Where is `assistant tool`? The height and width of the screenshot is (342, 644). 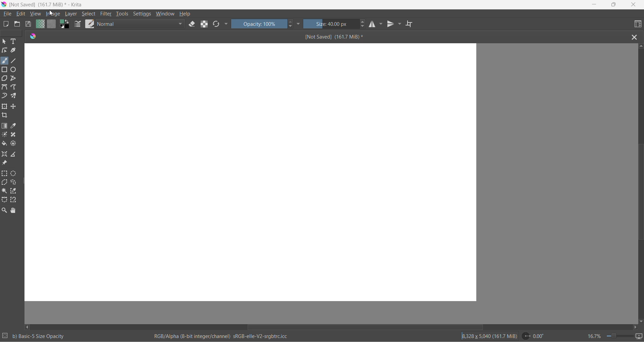 assistant tool is located at coordinates (5, 155).